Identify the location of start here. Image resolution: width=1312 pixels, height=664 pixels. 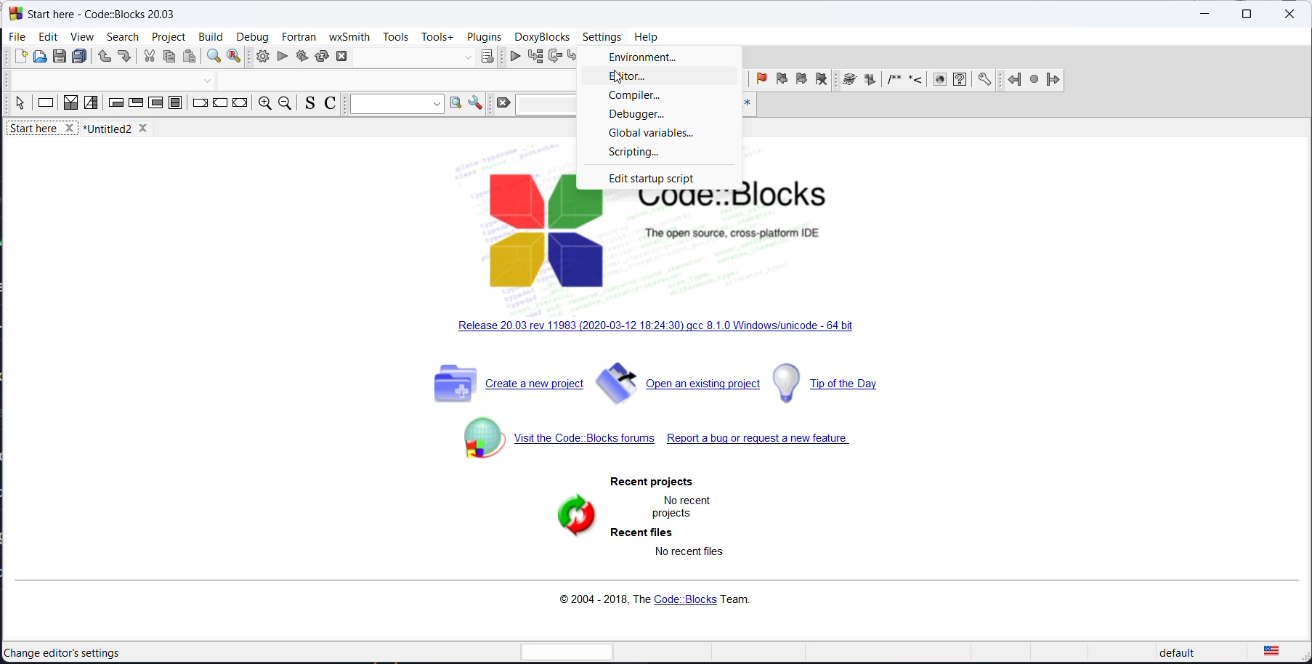
(44, 131).